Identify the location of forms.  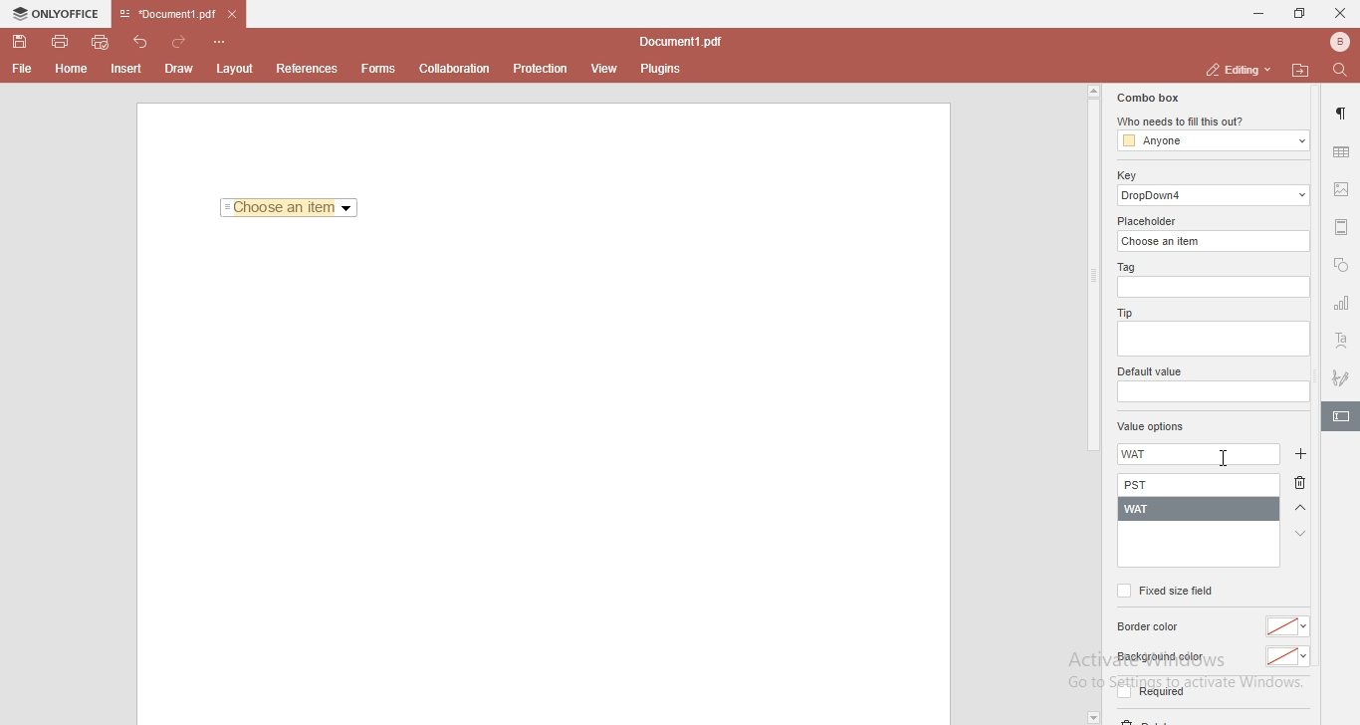
(378, 69).